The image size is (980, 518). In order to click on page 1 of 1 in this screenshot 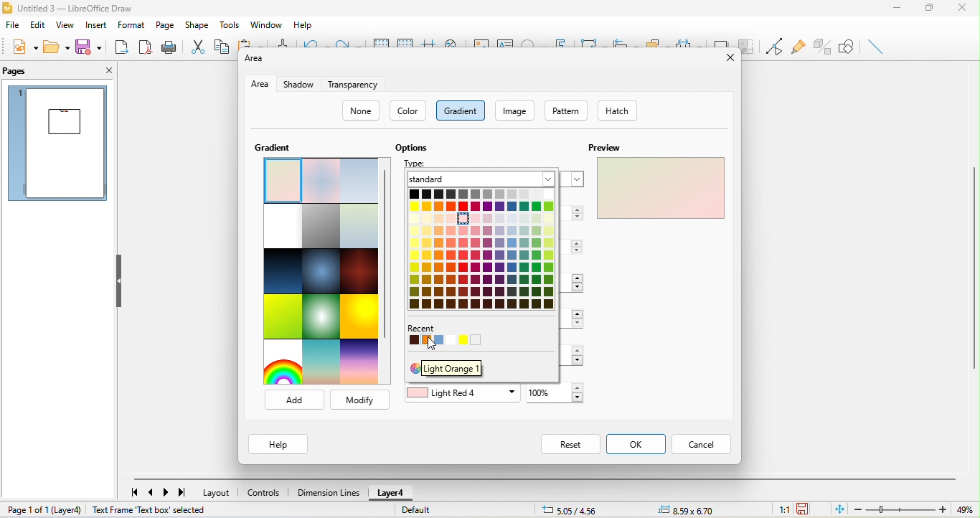, I will do `click(27, 511)`.